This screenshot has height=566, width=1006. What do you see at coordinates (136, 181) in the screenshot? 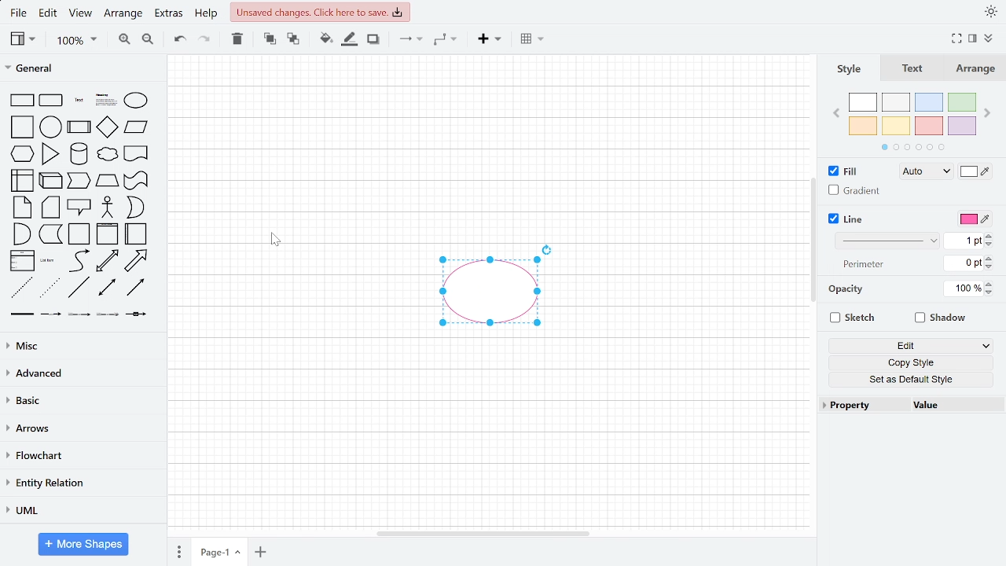
I see `tape` at bounding box center [136, 181].